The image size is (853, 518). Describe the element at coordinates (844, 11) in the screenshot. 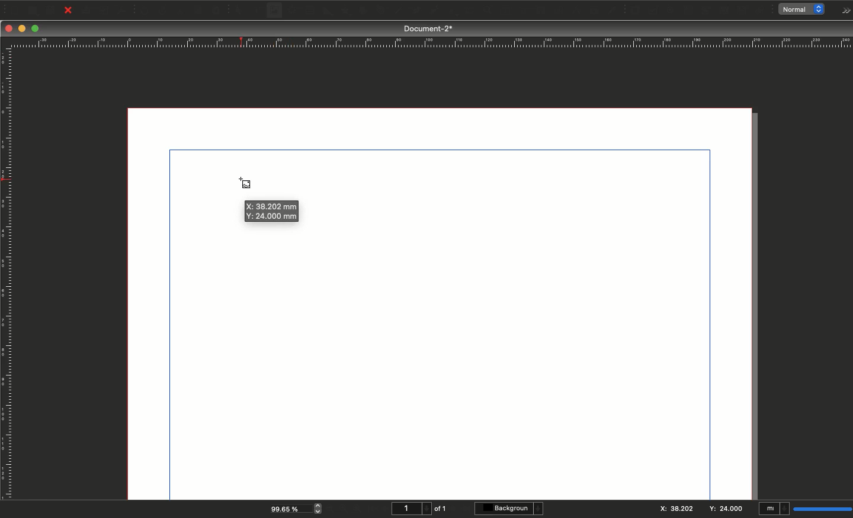

I see `Options` at that location.